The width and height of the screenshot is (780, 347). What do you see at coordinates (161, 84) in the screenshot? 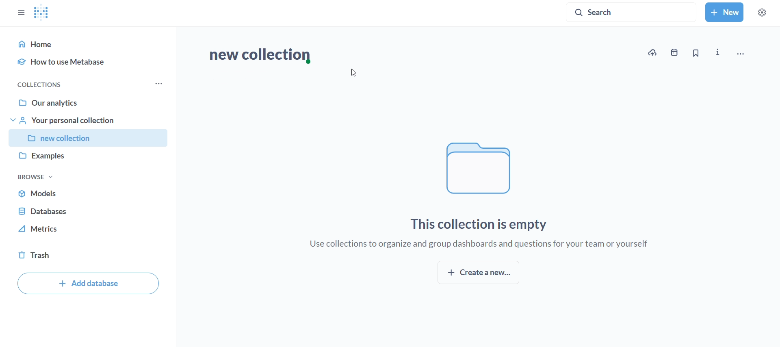
I see `more` at bounding box center [161, 84].